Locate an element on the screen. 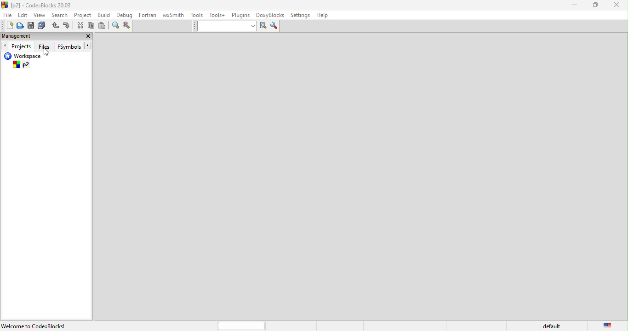 The image size is (628, 331). close is located at coordinates (85, 37).